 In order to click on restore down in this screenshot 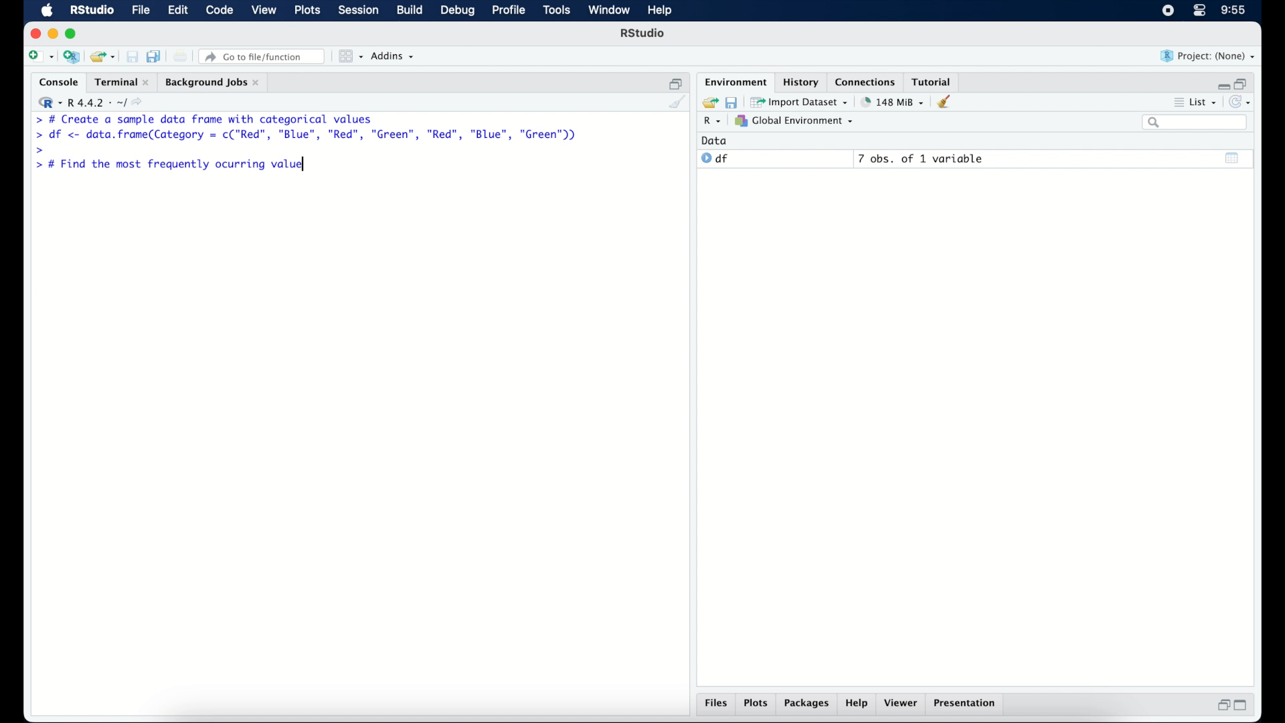, I will do `click(1244, 82)`.